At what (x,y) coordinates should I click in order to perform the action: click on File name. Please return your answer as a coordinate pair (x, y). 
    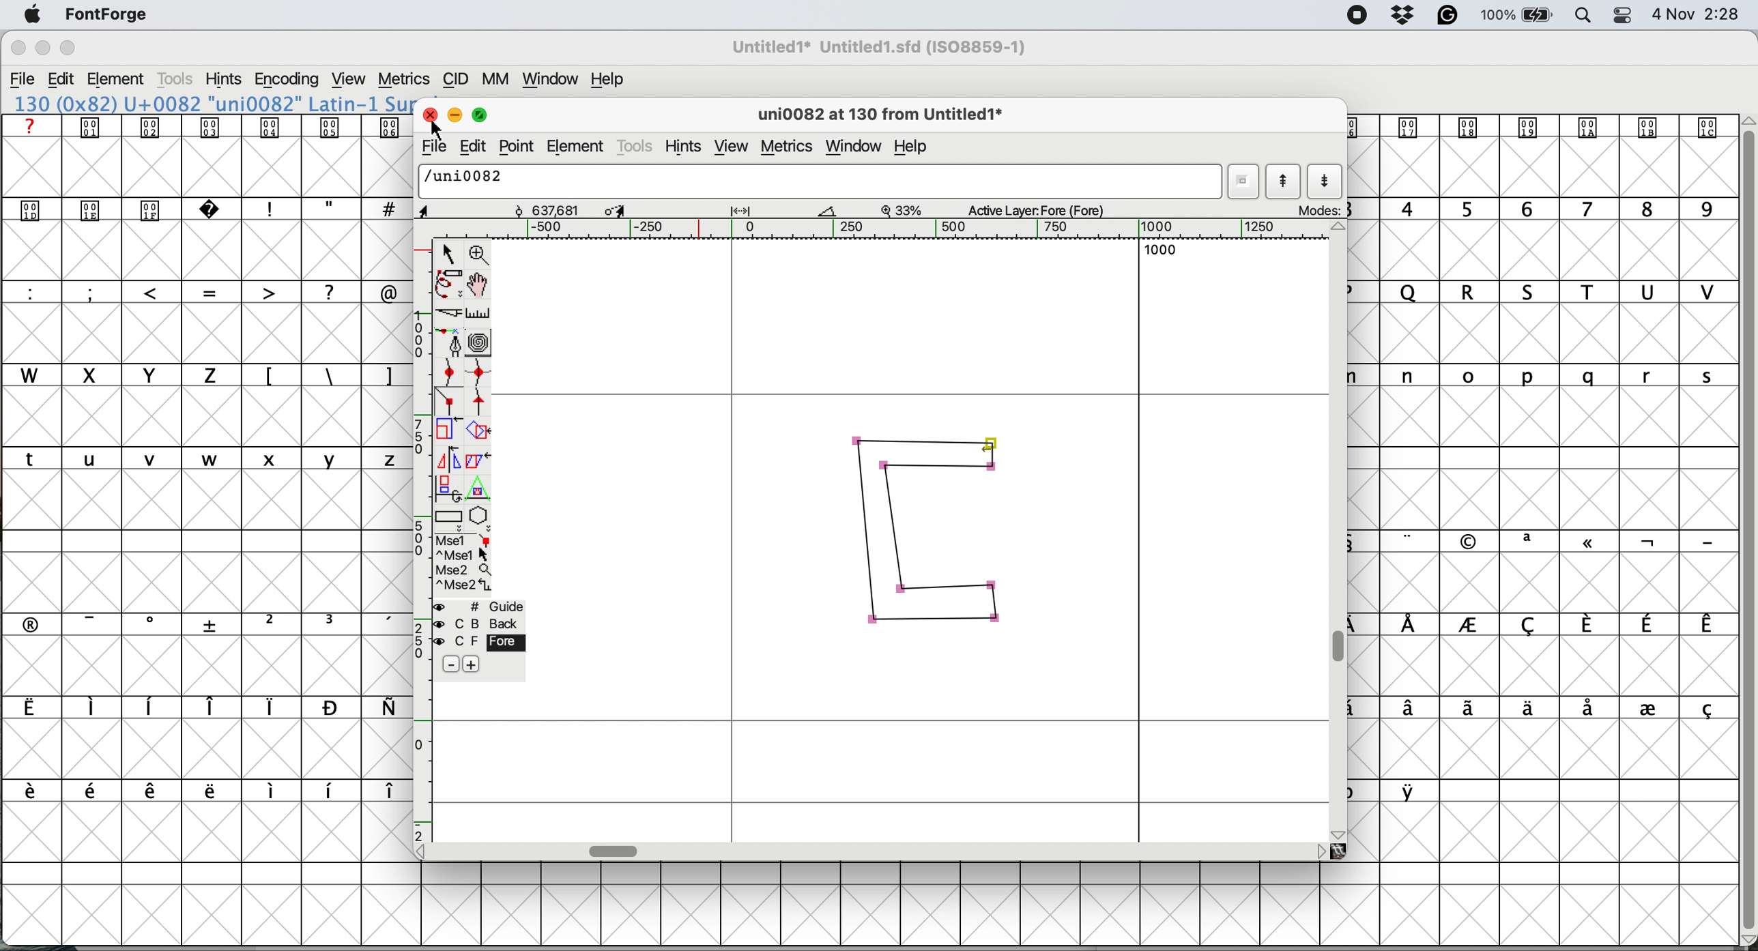
    Looking at the image, I should click on (875, 47).